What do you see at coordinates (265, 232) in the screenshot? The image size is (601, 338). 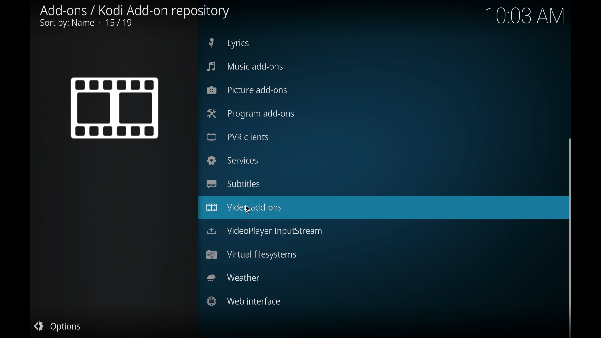 I see `video  player ` at bounding box center [265, 232].